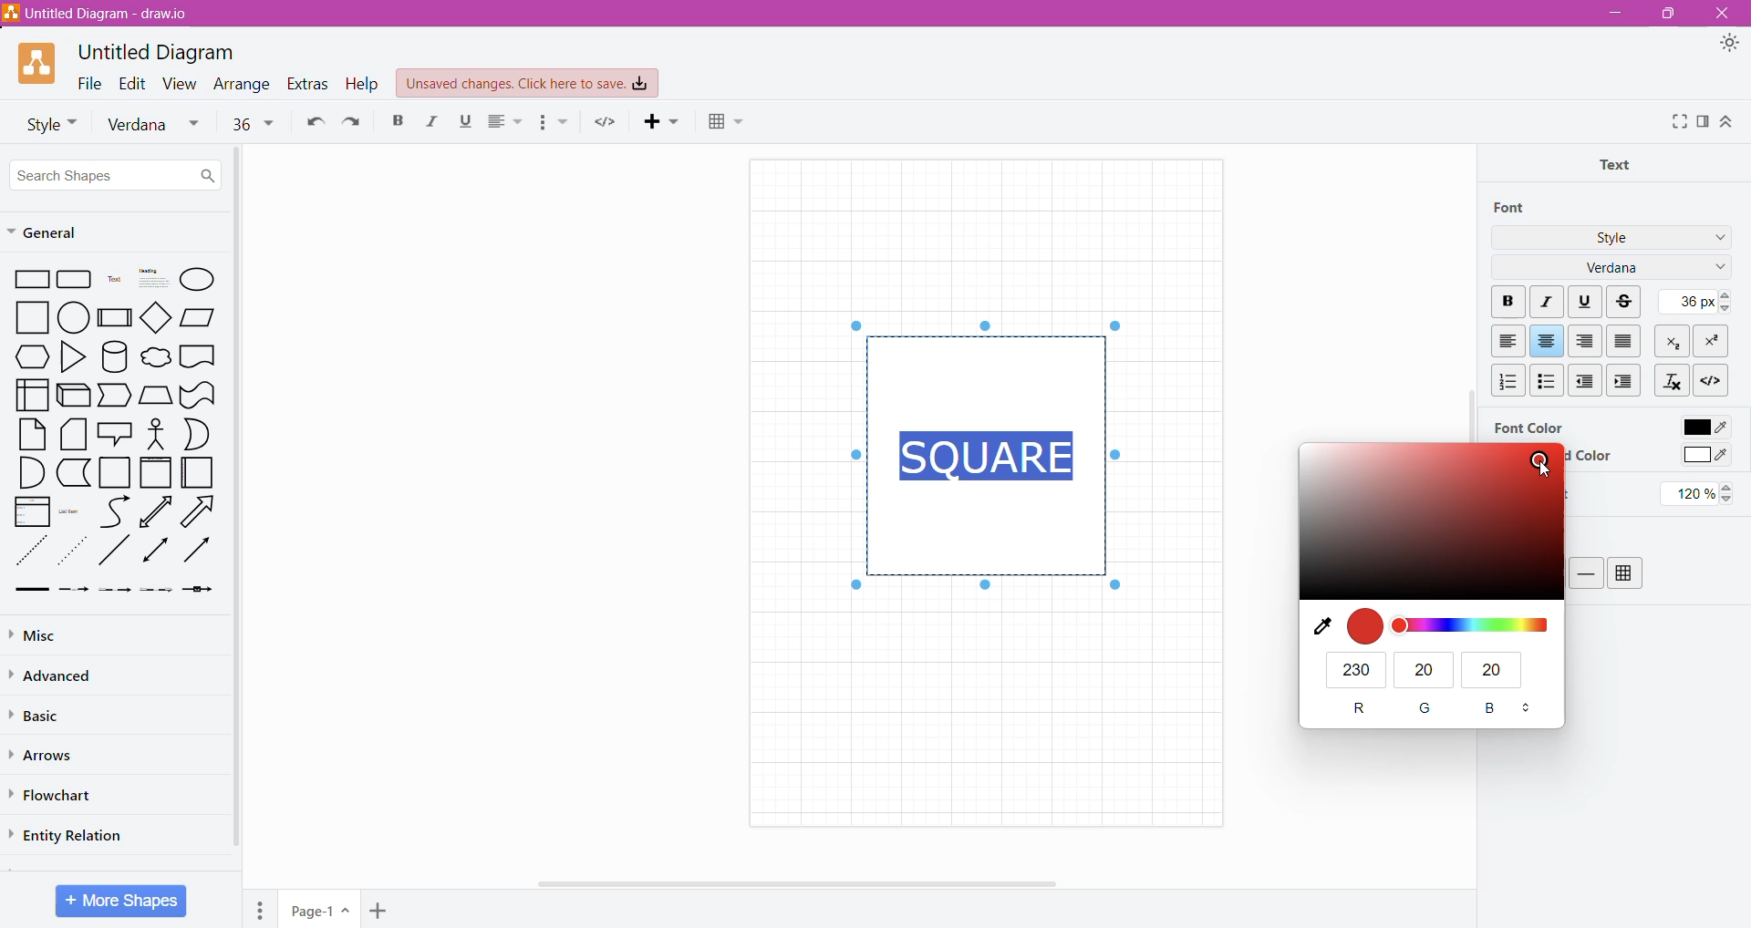 The width and height of the screenshot is (1751, 928). What do you see at coordinates (201, 512) in the screenshot?
I see `Right Diagonal Arrow` at bounding box center [201, 512].